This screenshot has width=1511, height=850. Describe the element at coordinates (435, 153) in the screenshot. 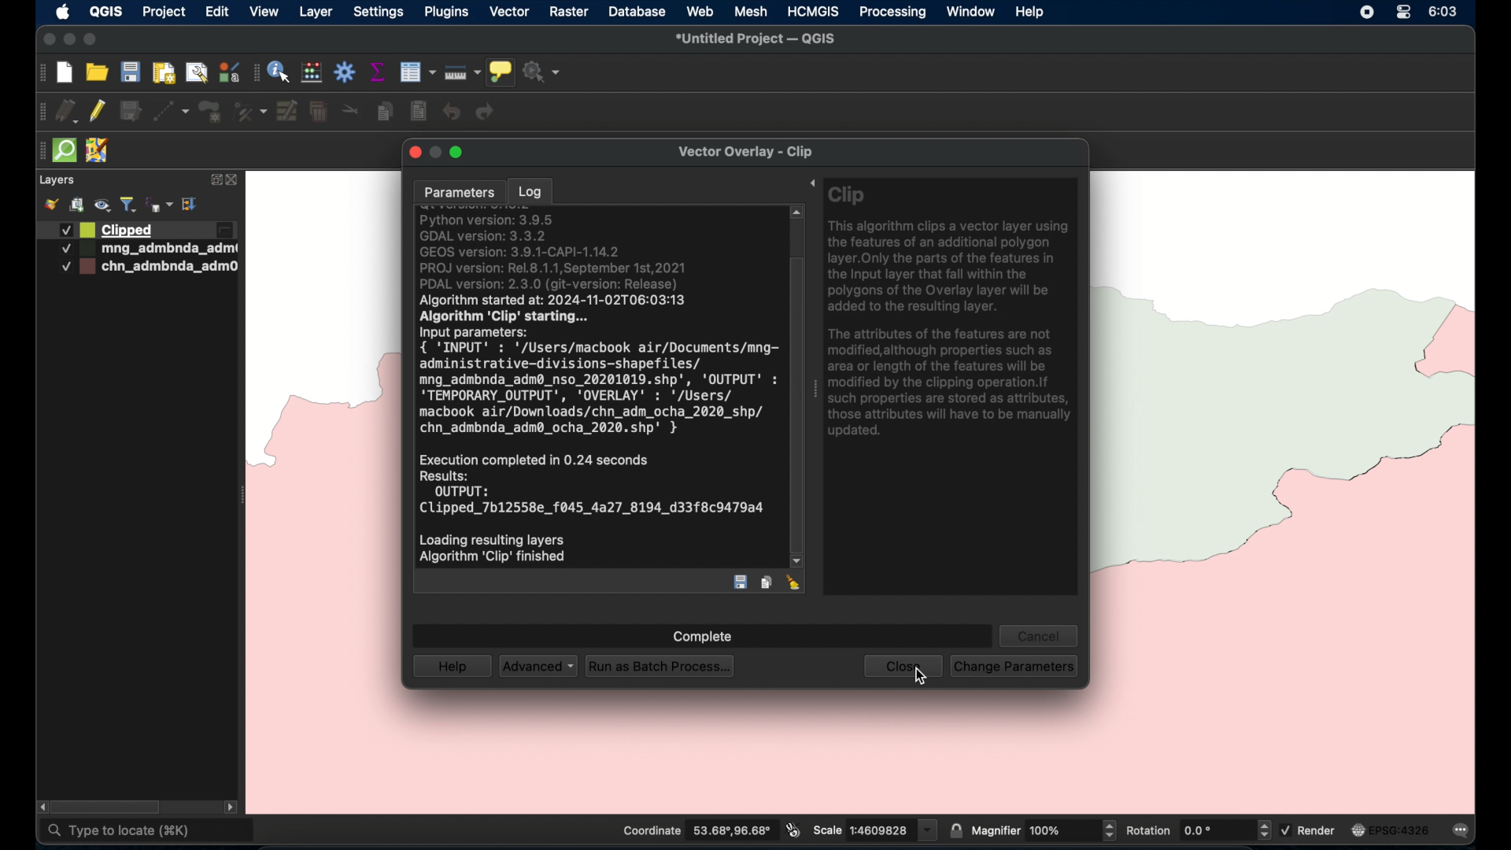

I see `inactive minimize button` at that location.